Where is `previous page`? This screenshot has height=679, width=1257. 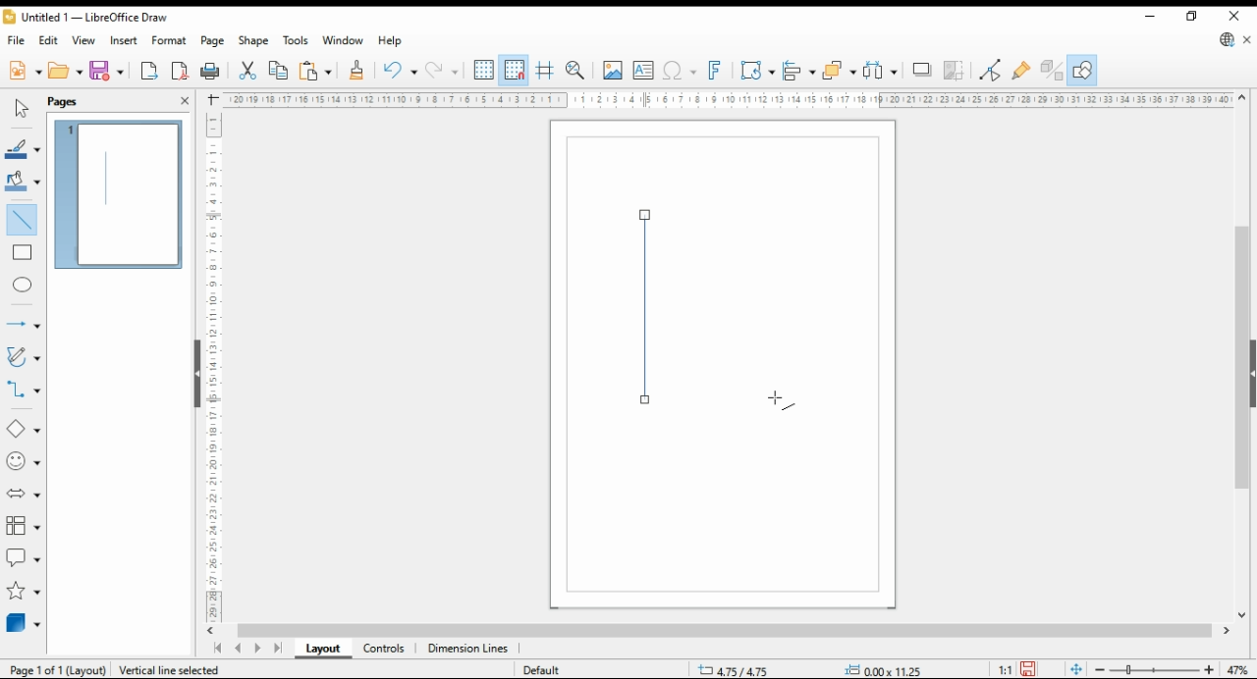 previous page is located at coordinates (238, 650).